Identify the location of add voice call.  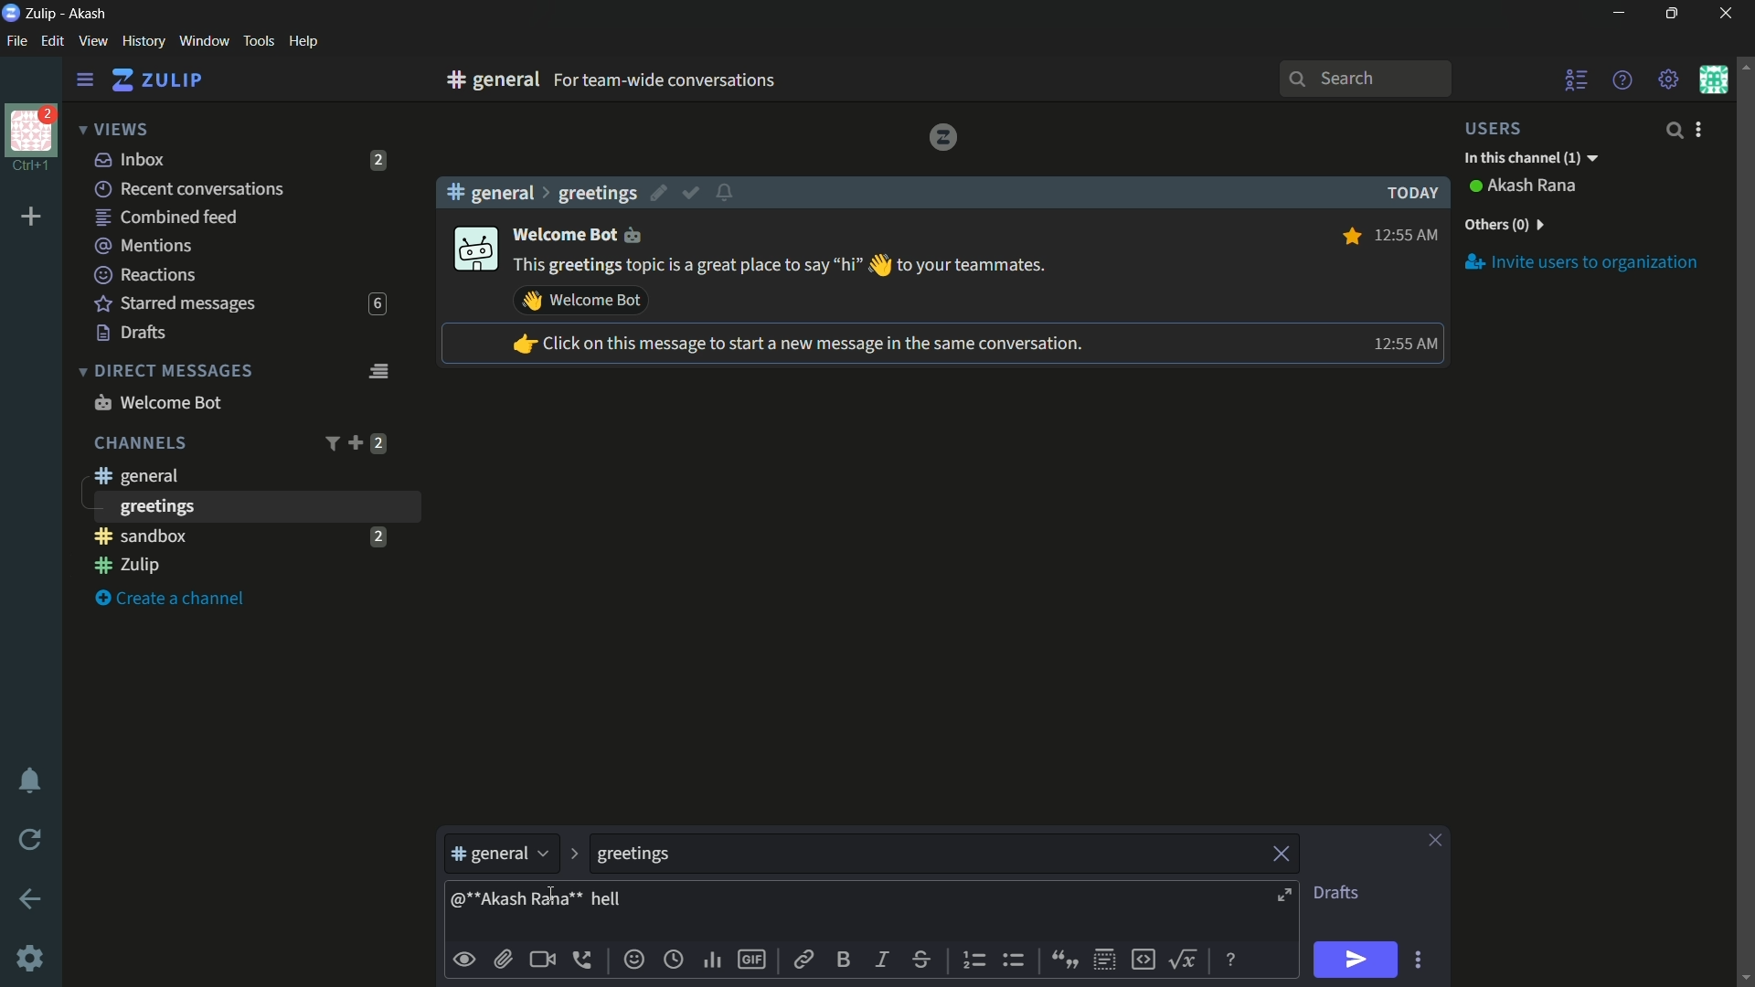
(586, 960).